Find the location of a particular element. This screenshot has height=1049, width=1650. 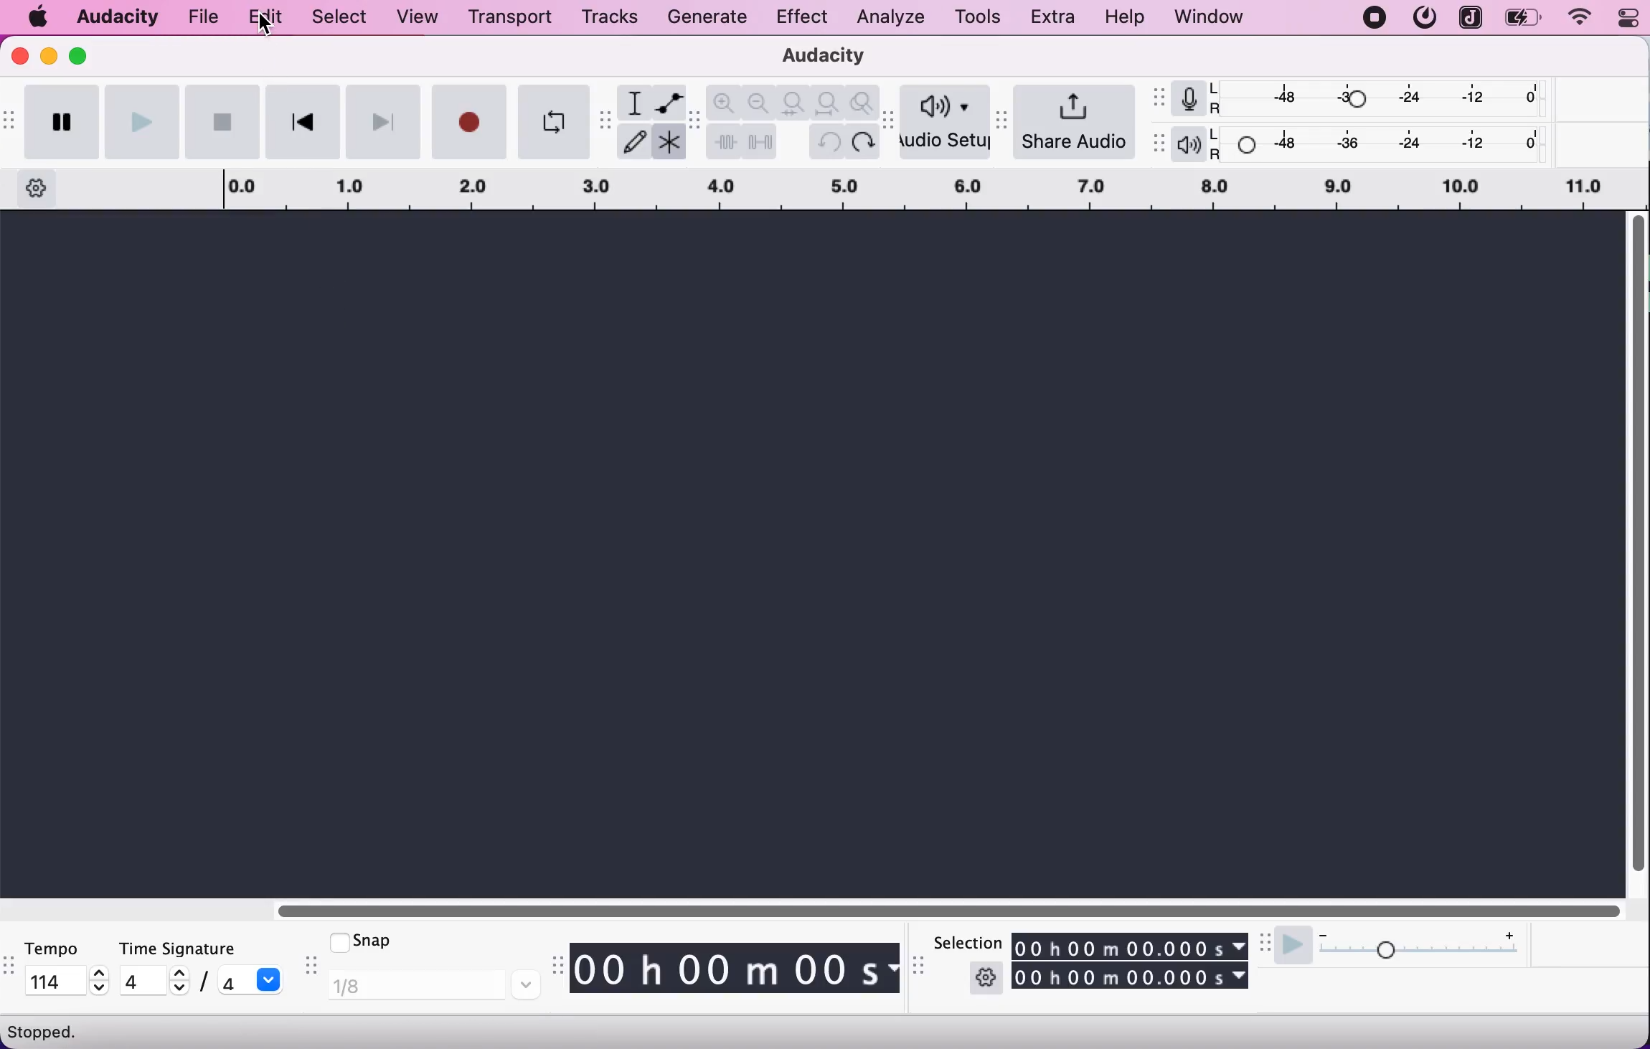

audacity audio setup toolbar is located at coordinates (889, 120).